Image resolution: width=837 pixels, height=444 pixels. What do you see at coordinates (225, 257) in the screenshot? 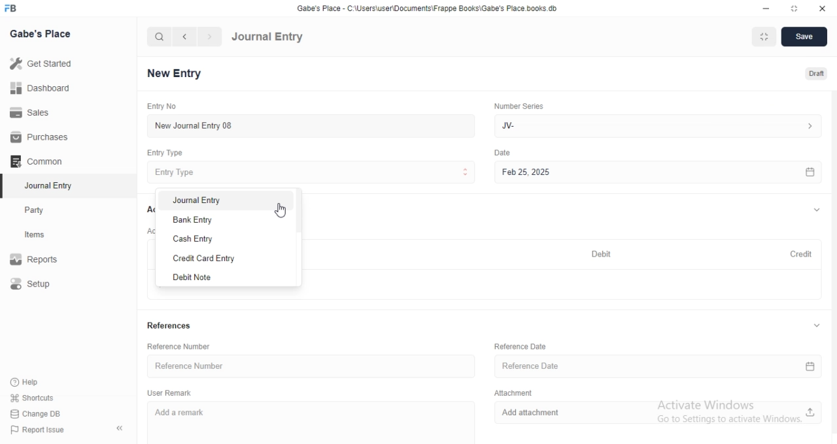
I see `Credit Card Entry` at bounding box center [225, 257].